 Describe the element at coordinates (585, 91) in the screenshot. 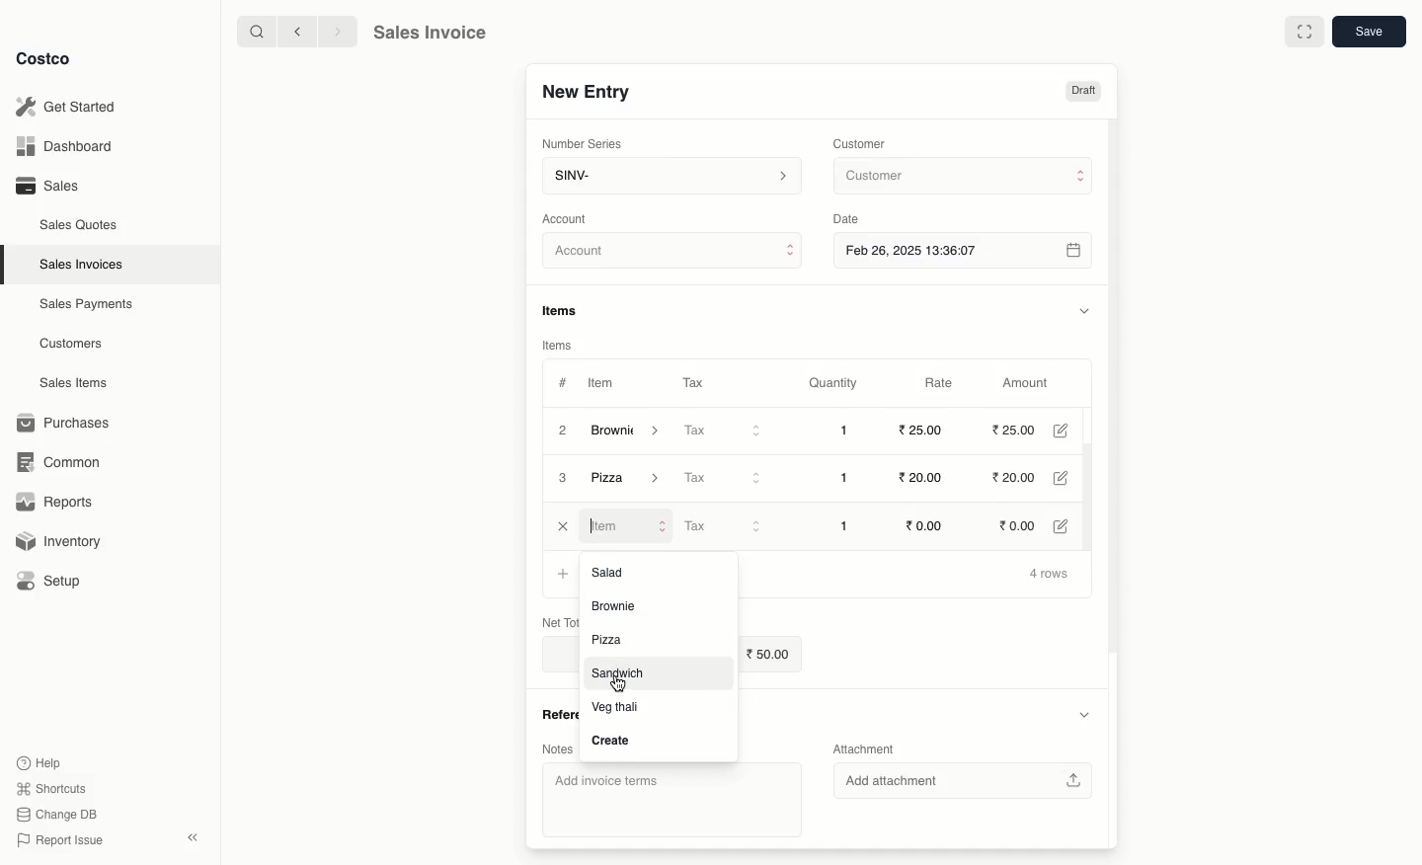

I see `New Entry` at that location.